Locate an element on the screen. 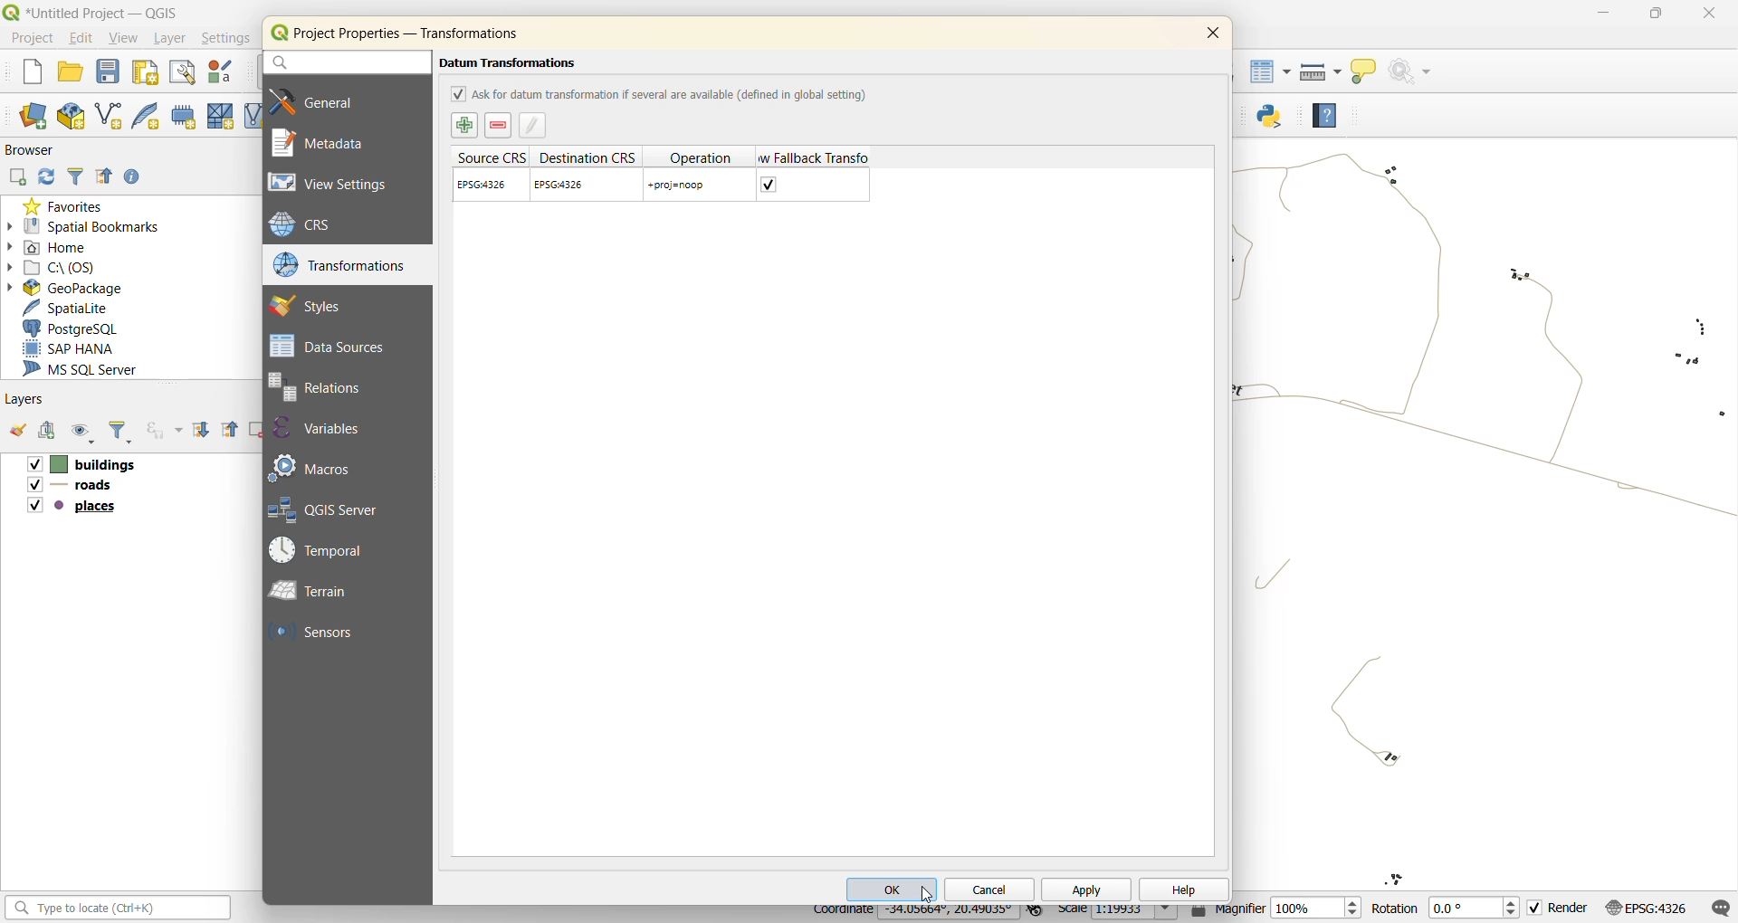  enable properties is located at coordinates (134, 177).